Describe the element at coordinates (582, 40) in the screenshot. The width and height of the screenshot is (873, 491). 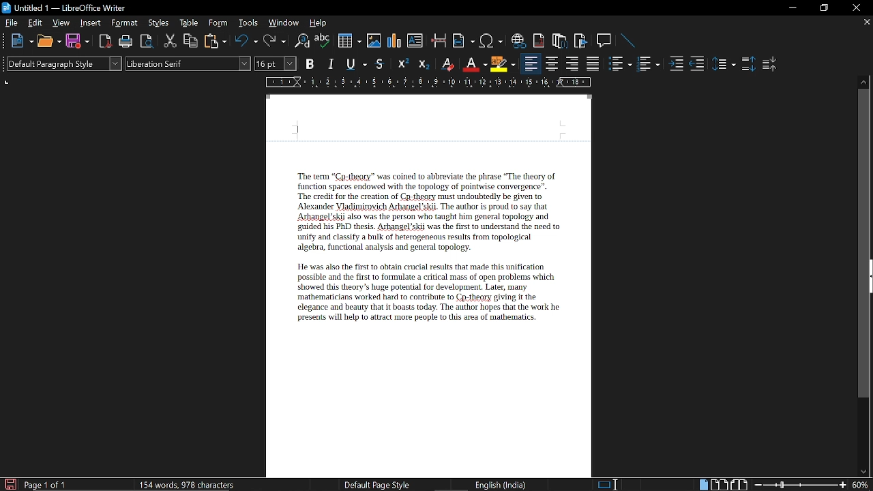
I see `Insert bibliography` at that location.